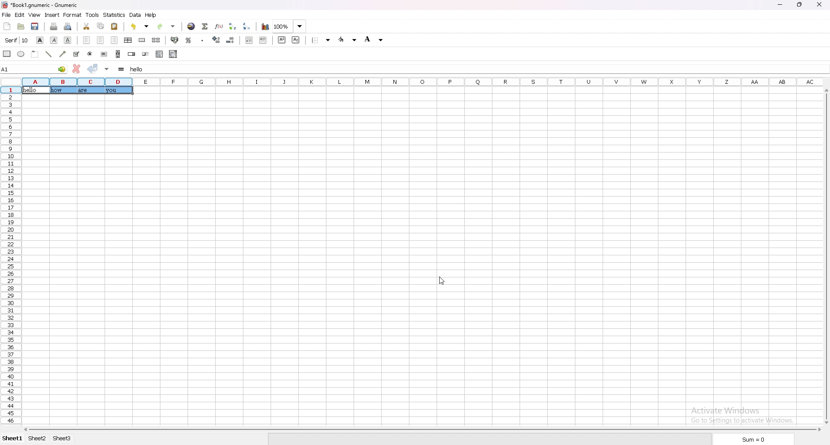 Image resolution: width=830 pixels, height=445 pixels. Describe the element at coordinates (68, 40) in the screenshot. I see `underline` at that location.